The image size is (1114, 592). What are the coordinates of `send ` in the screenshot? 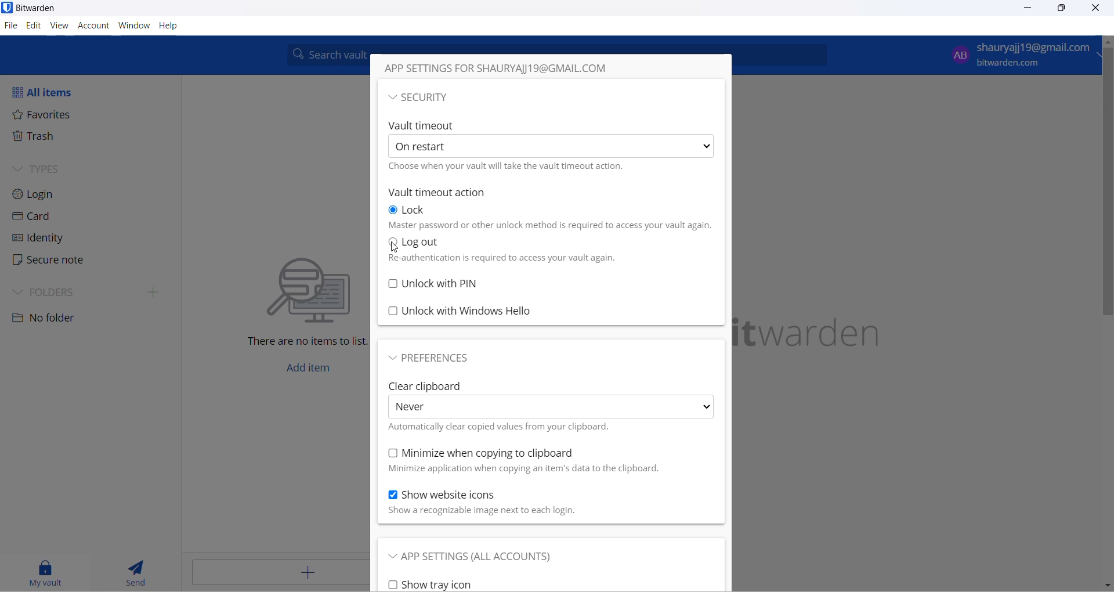 It's located at (136, 572).